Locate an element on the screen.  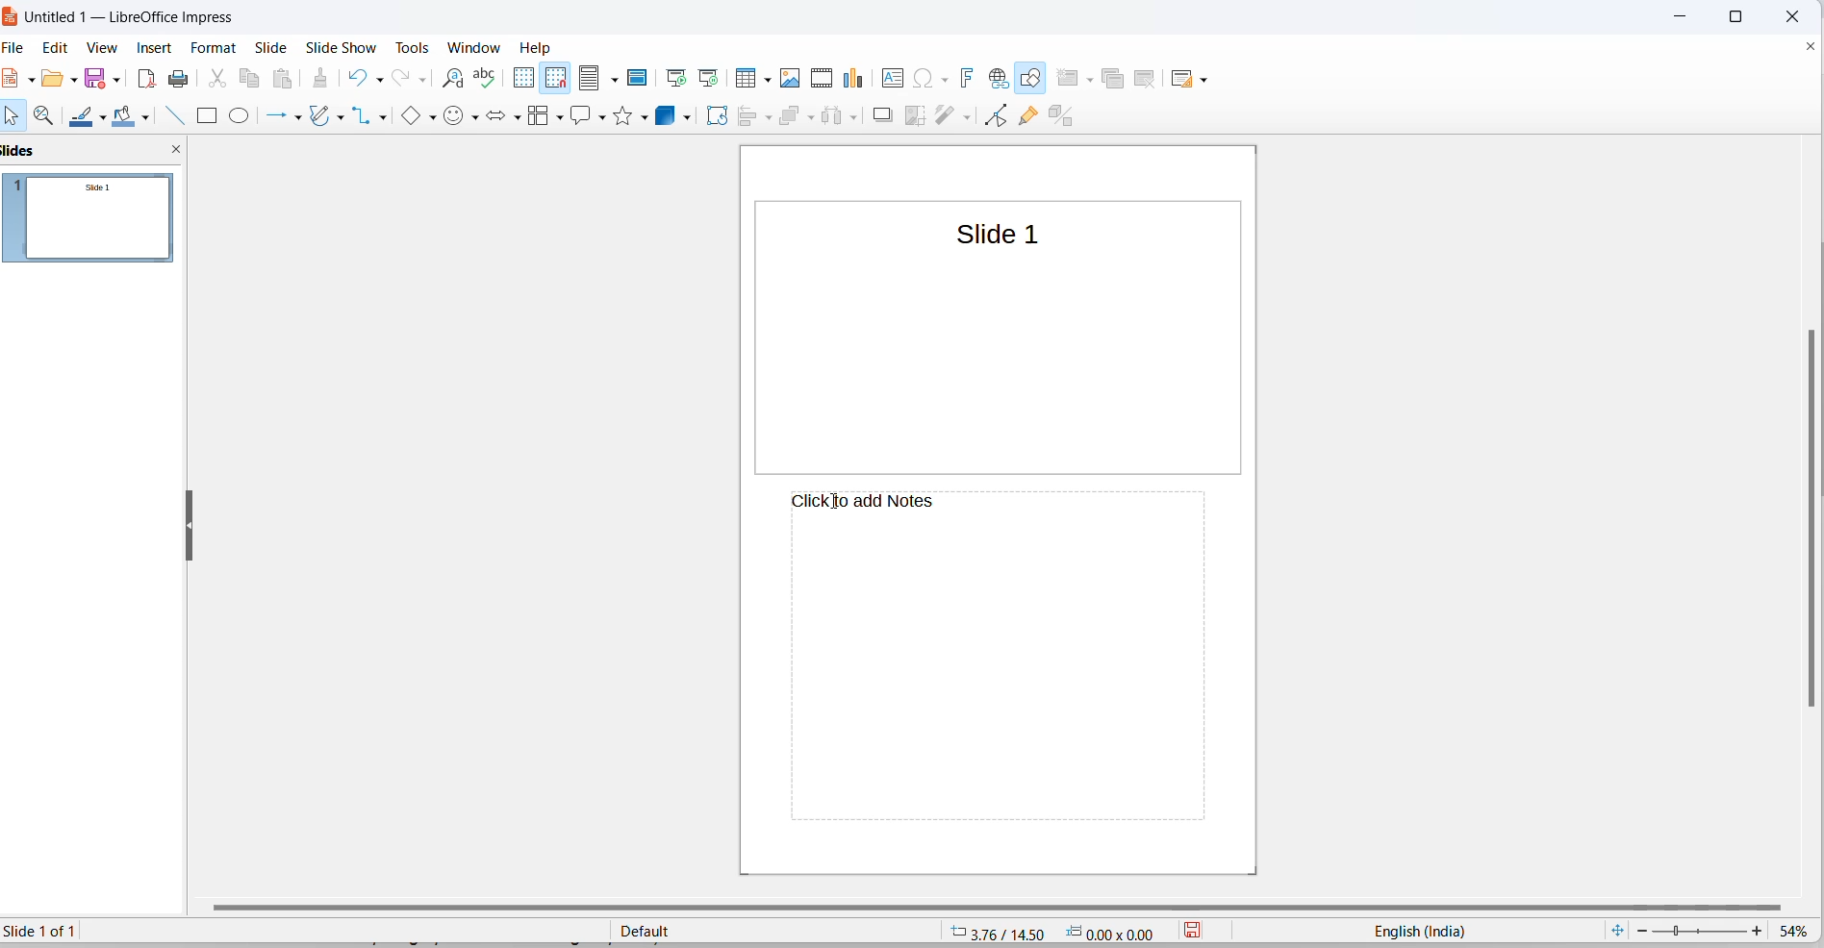
slide show is located at coordinates (342, 48).